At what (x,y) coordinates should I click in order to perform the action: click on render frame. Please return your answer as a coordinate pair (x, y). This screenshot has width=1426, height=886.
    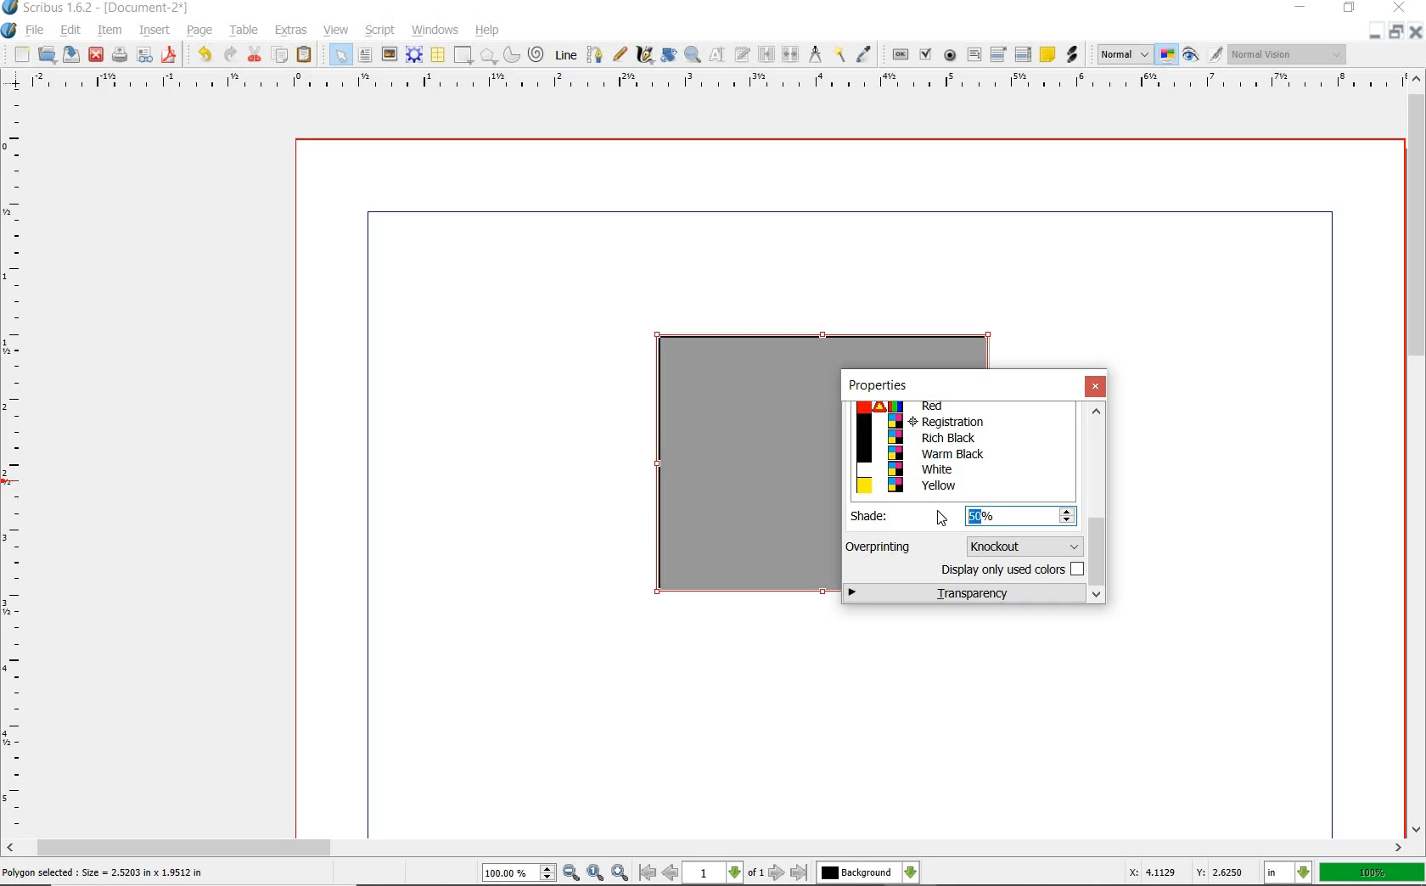
    Looking at the image, I should click on (413, 54).